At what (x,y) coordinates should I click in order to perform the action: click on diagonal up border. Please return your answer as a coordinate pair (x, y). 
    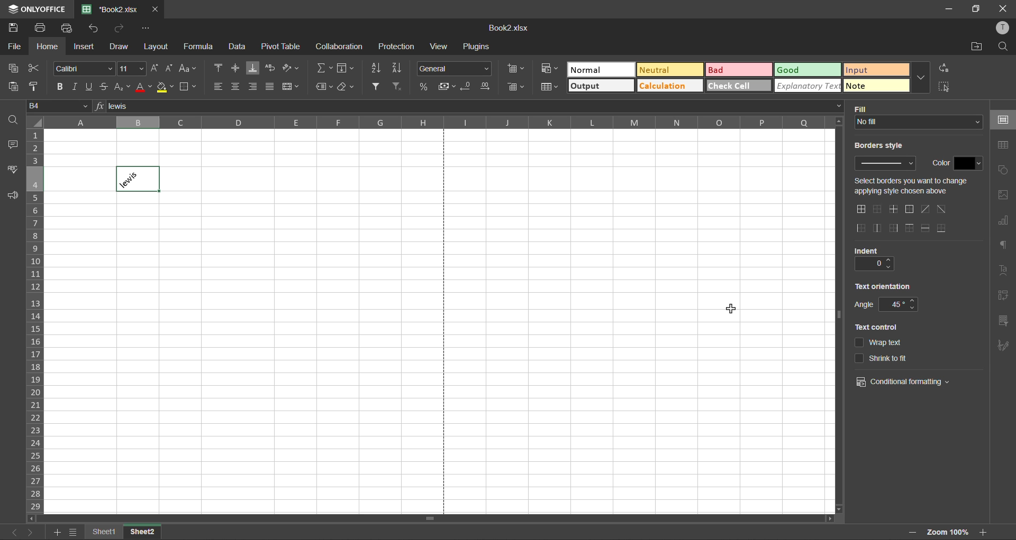
    Looking at the image, I should click on (924, 209).